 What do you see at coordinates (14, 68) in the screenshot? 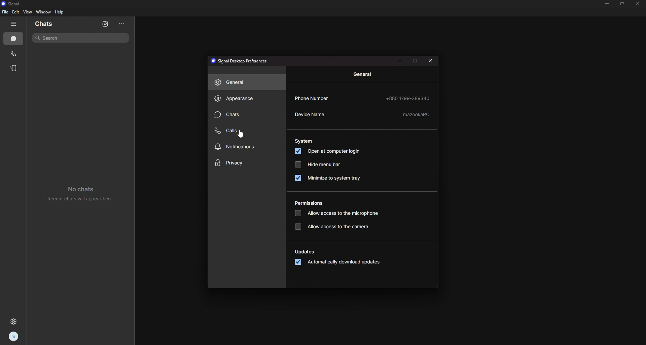
I see `stories` at bounding box center [14, 68].